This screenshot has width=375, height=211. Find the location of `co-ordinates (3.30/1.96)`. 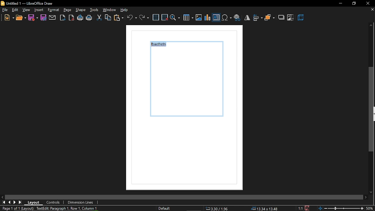

co-ordinates (3.30/1.96) is located at coordinates (216, 208).